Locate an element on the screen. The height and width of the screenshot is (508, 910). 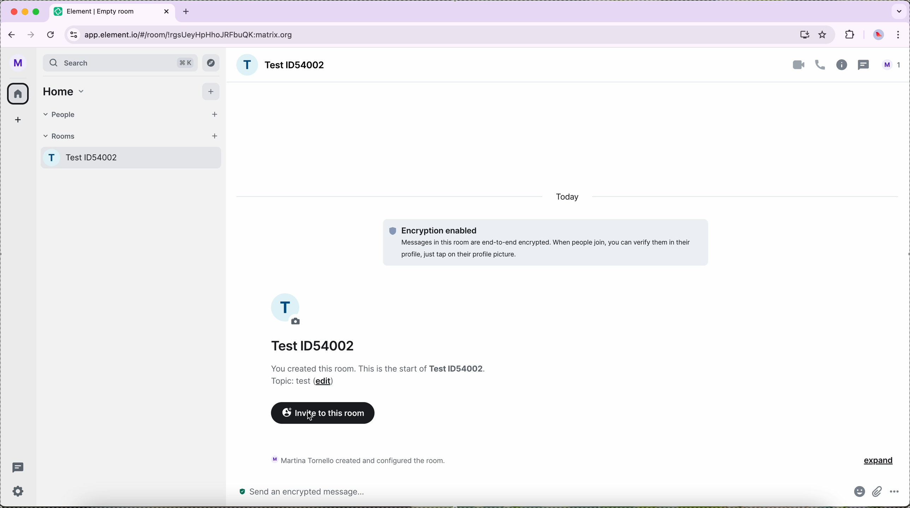
customize and control Google Chrome is located at coordinates (900, 35).